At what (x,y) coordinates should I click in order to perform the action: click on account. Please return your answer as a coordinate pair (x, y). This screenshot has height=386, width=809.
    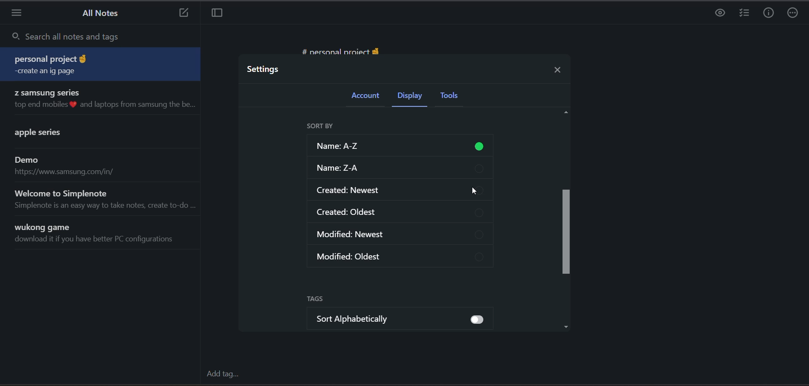
    Looking at the image, I should click on (367, 98).